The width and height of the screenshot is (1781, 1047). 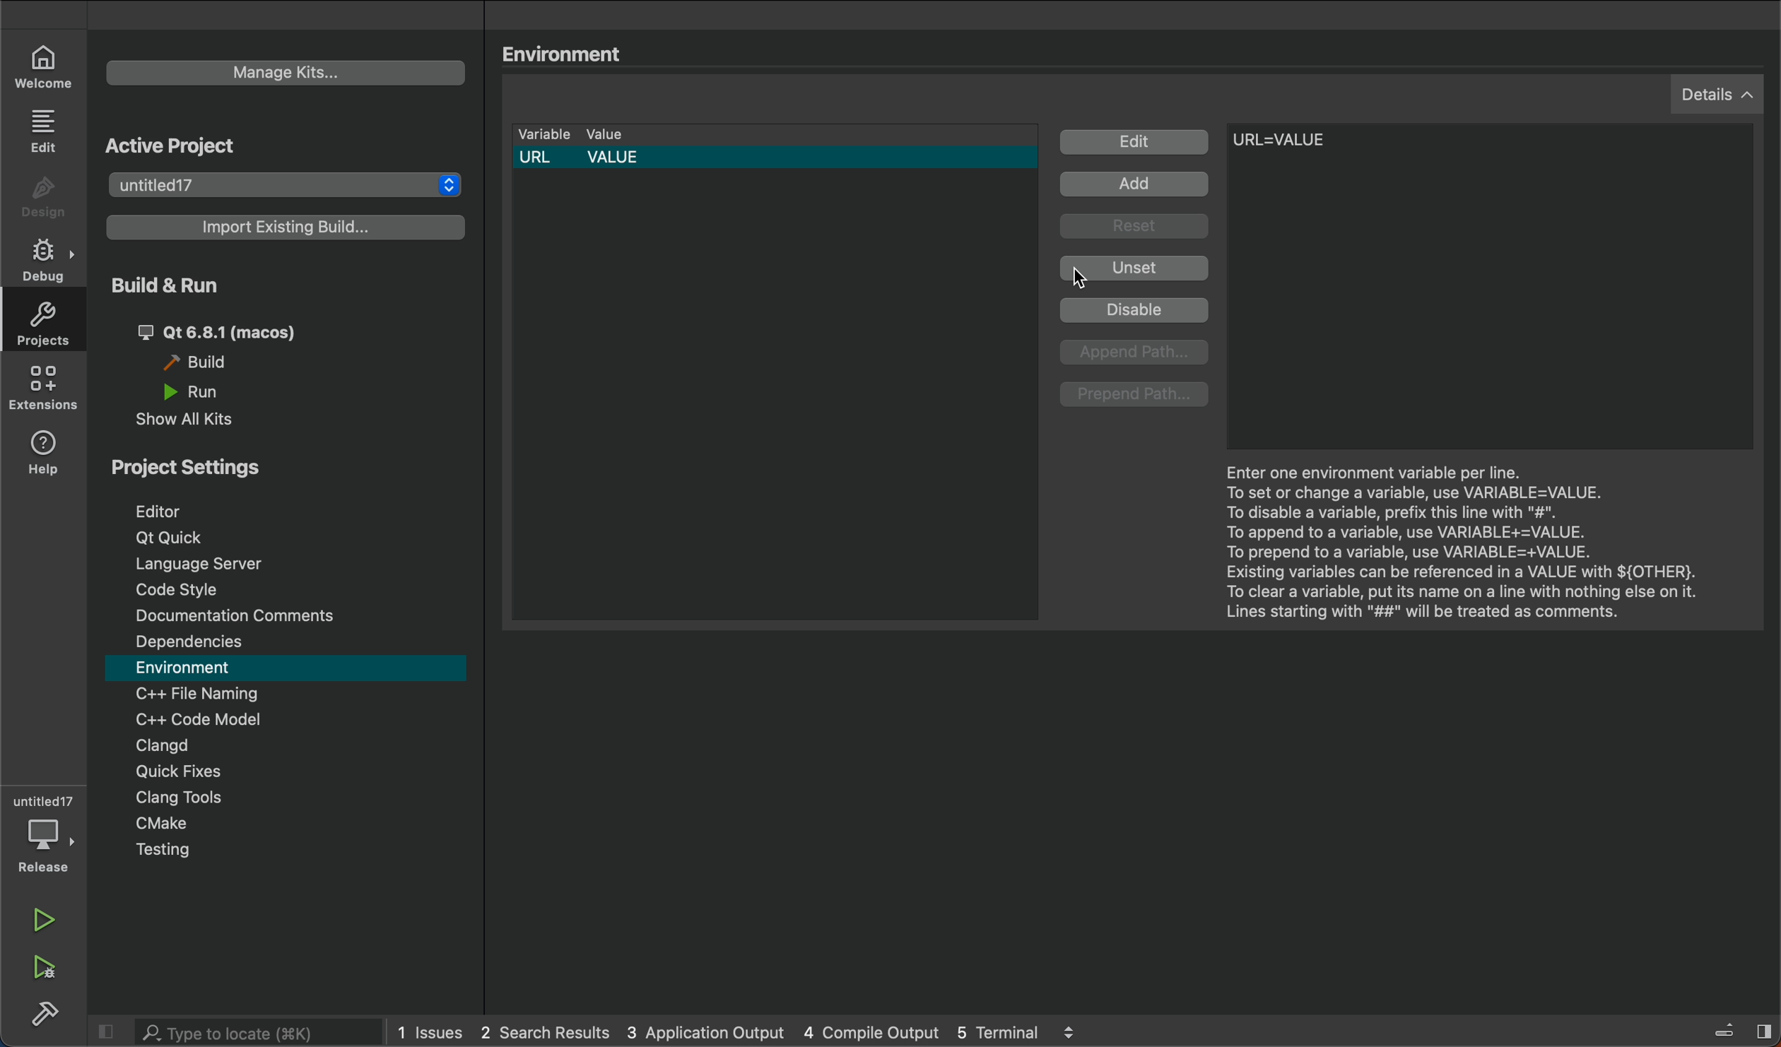 What do you see at coordinates (1136, 230) in the screenshot?
I see `reset` at bounding box center [1136, 230].